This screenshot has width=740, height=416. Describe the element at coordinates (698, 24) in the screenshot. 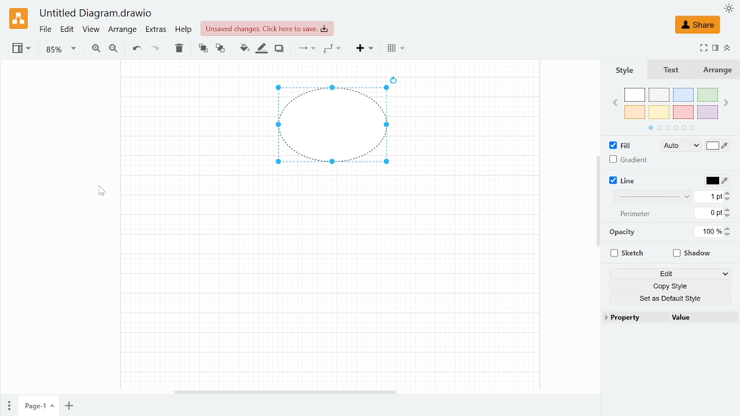

I see `Share` at that location.